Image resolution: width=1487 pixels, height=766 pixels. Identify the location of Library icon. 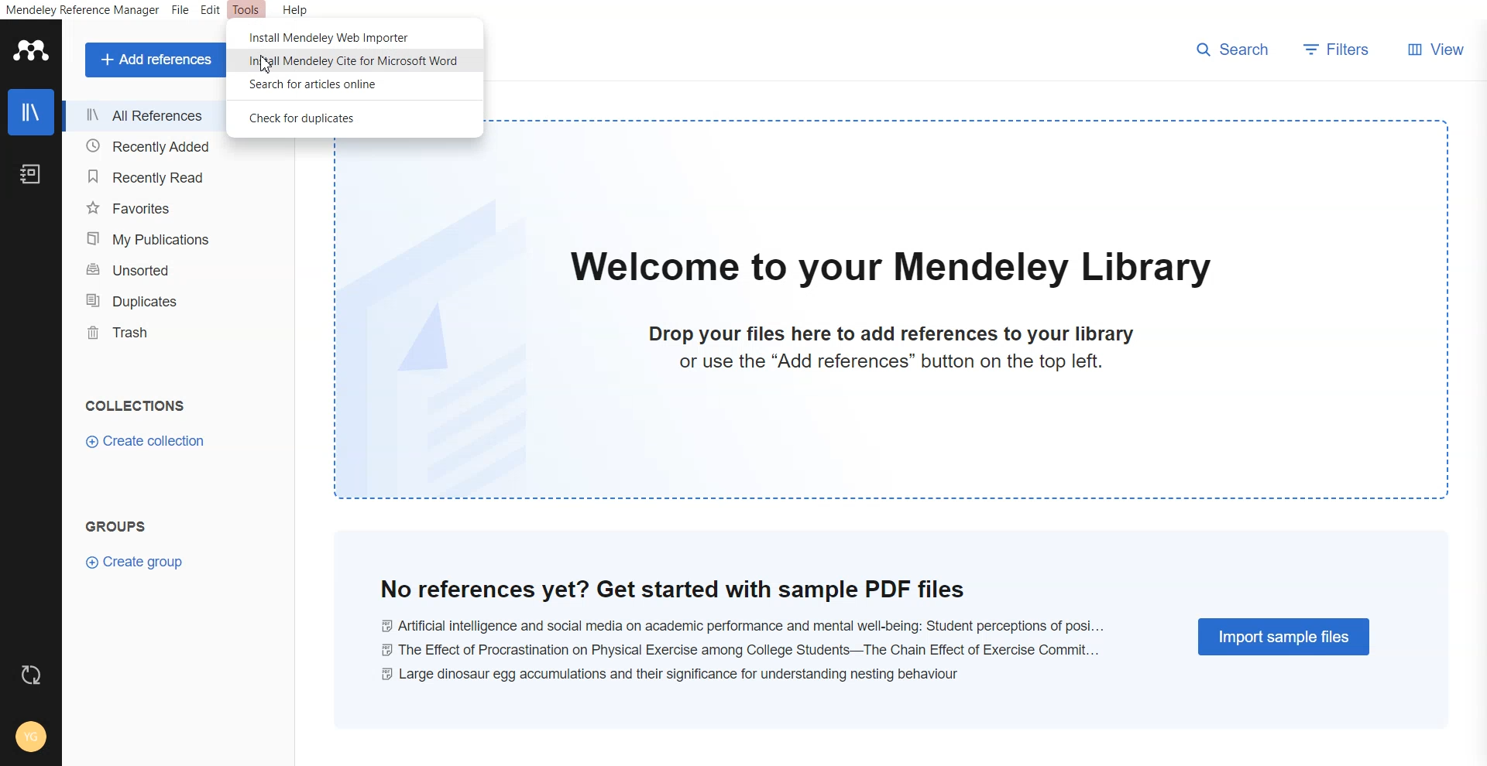
(31, 111).